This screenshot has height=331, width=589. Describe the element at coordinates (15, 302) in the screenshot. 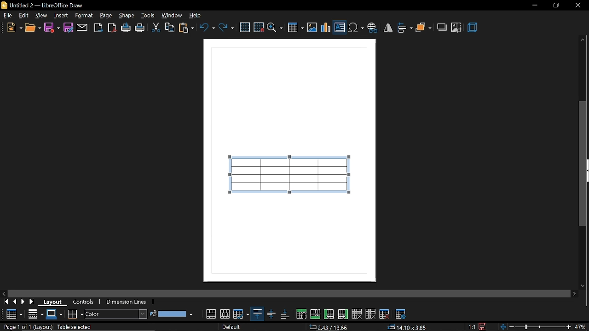

I see `previous page` at that location.